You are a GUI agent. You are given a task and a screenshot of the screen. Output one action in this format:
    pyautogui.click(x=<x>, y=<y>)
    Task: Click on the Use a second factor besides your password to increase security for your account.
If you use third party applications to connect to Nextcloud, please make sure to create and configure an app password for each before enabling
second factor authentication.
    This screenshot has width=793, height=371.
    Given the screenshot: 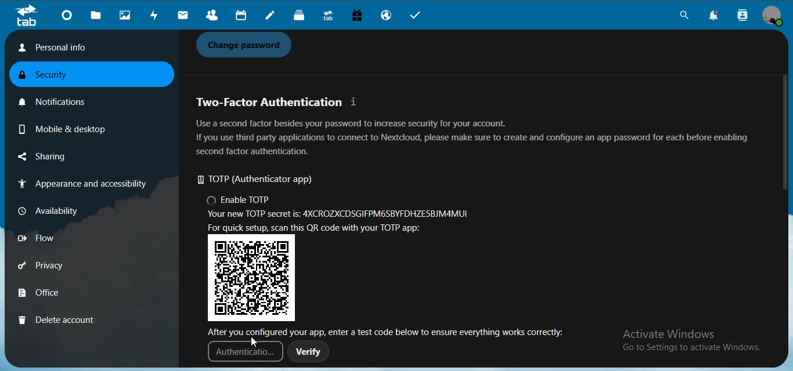 What is the action you would take?
    pyautogui.click(x=472, y=137)
    